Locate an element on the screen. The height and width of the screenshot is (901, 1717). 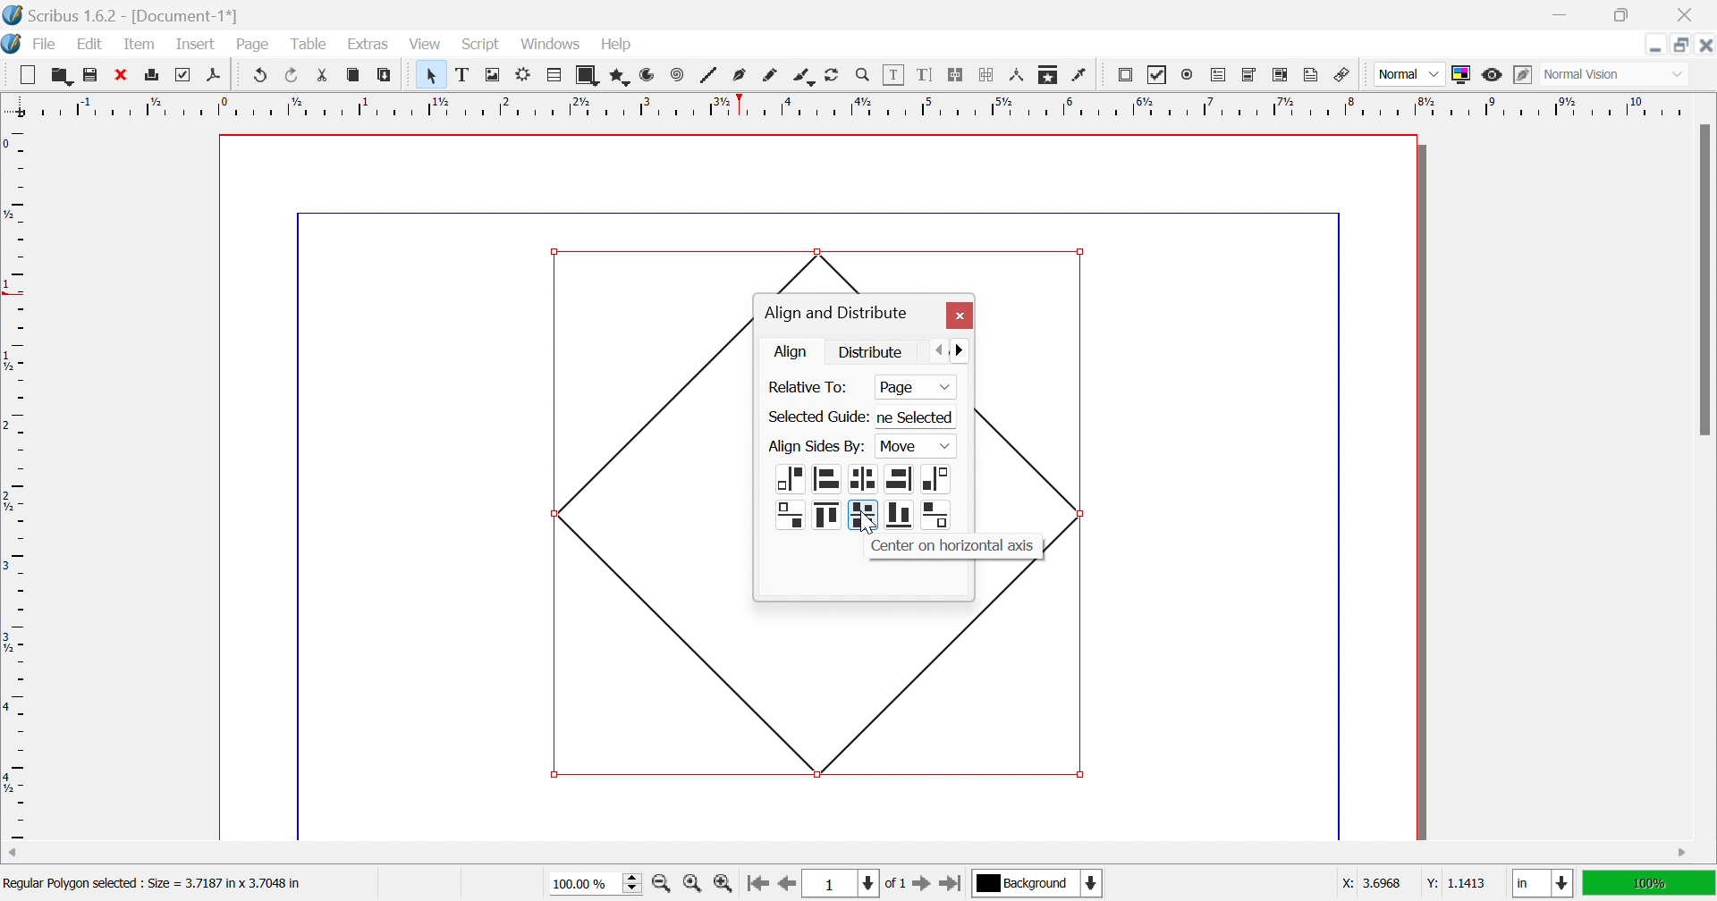
Align and distribute is located at coordinates (835, 314).